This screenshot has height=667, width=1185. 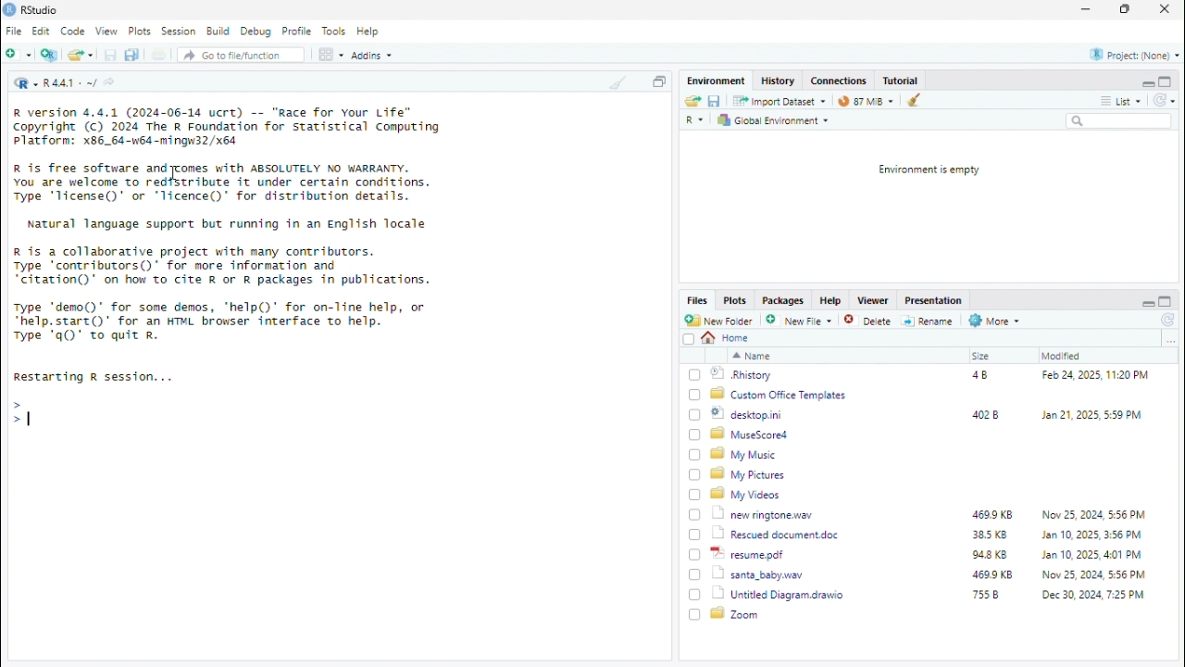 I want to click on send file, so click(x=692, y=101).